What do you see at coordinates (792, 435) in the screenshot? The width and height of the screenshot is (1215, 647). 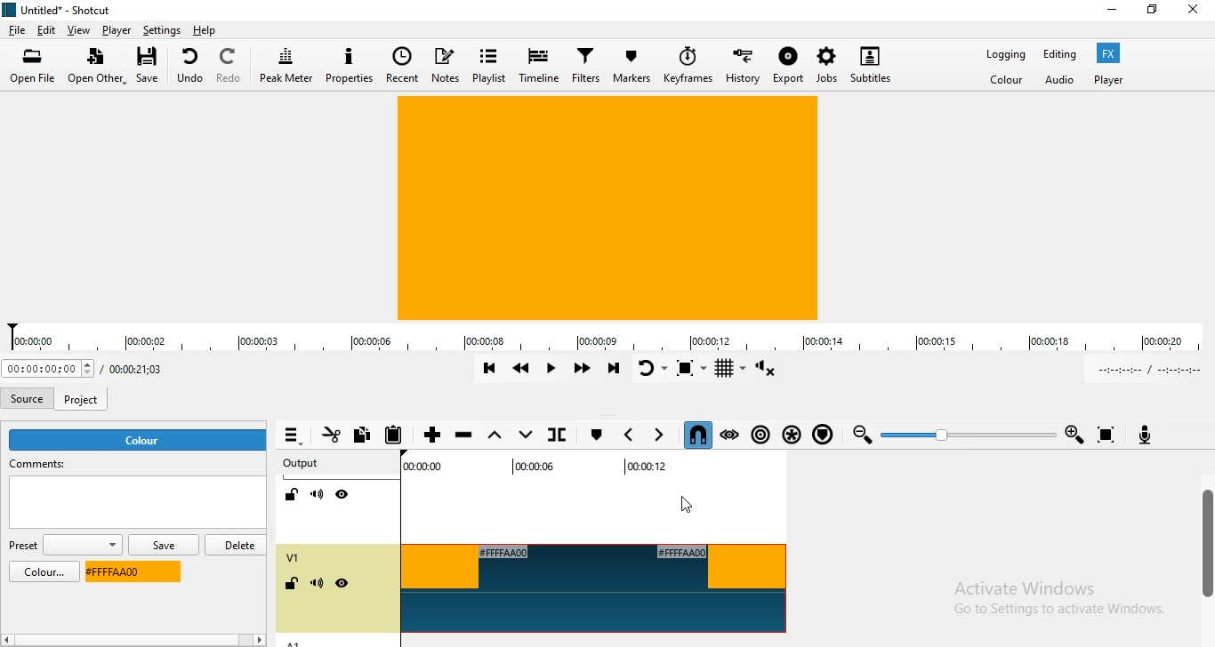 I see `Ripple all tracks` at bounding box center [792, 435].